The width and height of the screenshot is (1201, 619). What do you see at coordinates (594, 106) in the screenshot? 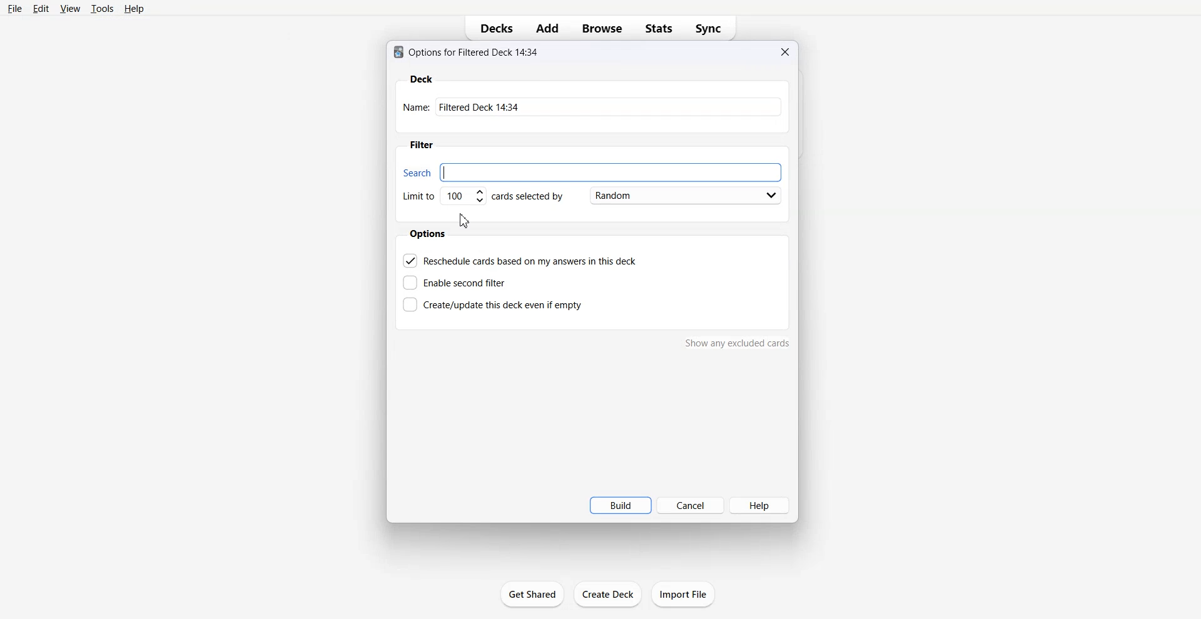
I see `Name` at bounding box center [594, 106].